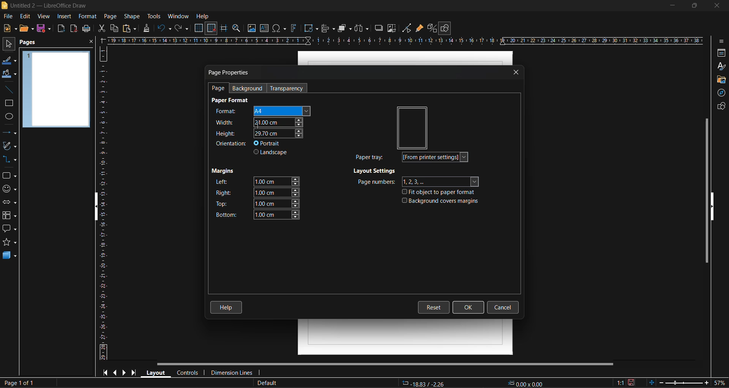 The width and height of the screenshot is (729, 388). I want to click on top, so click(257, 204).